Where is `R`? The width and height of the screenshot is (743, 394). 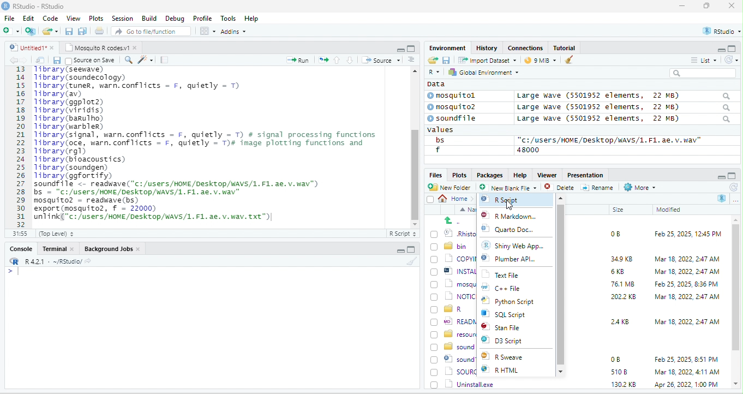
R is located at coordinates (433, 73).